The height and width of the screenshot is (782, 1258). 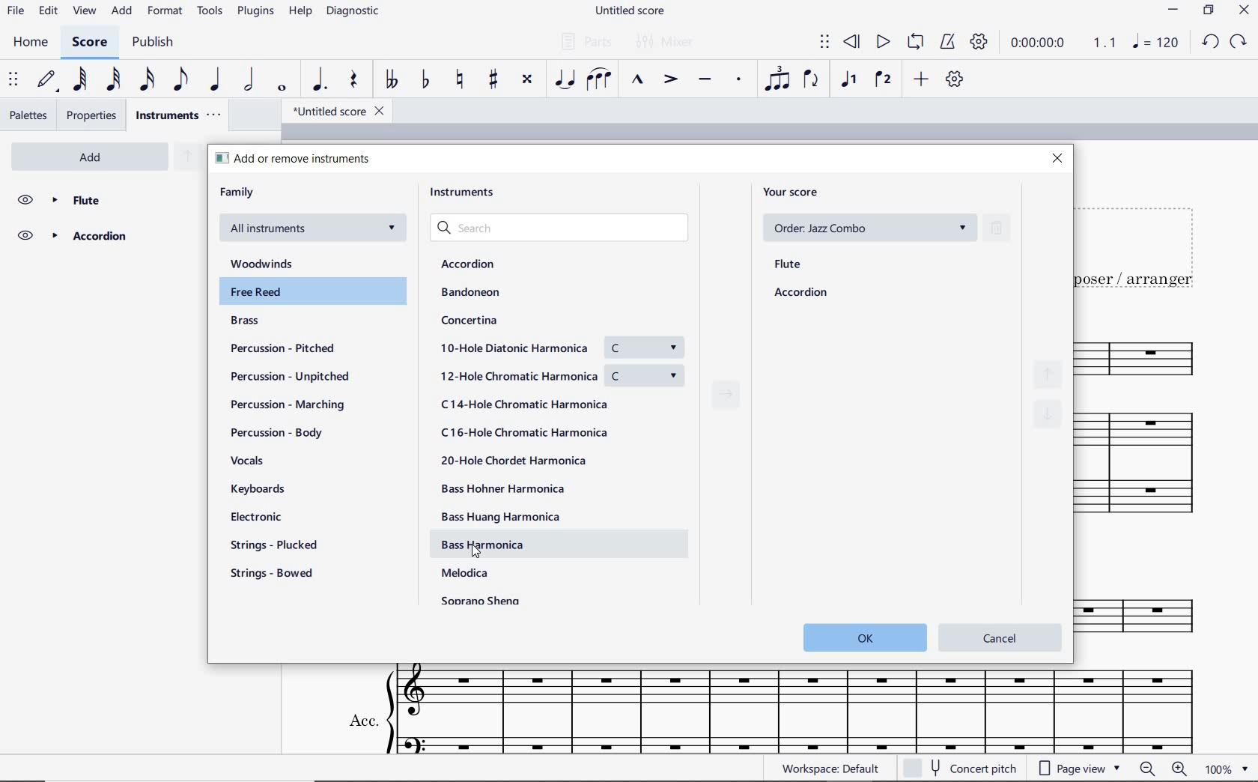 What do you see at coordinates (488, 601) in the screenshot?
I see `Soprano sheng` at bounding box center [488, 601].